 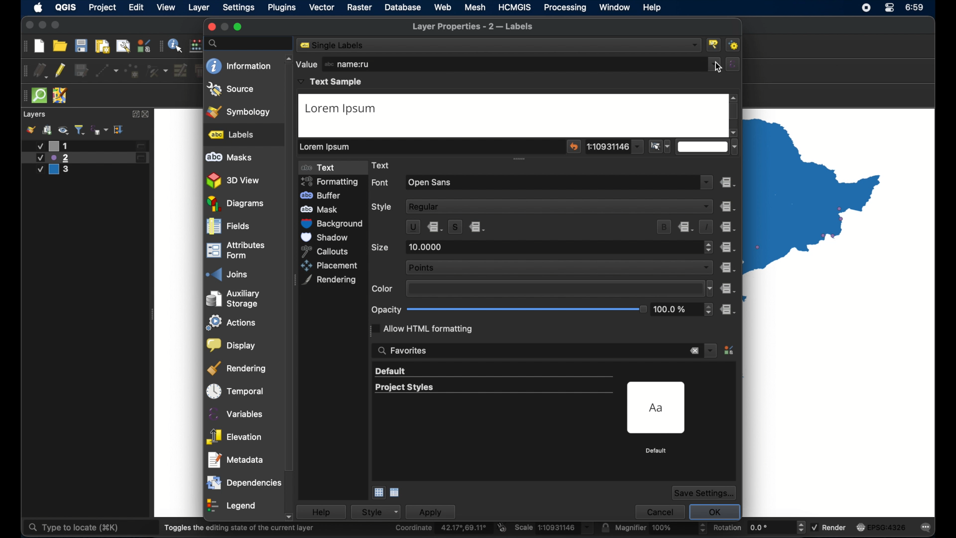 What do you see at coordinates (239, 27) in the screenshot?
I see `maximize` at bounding box center [239, 27].